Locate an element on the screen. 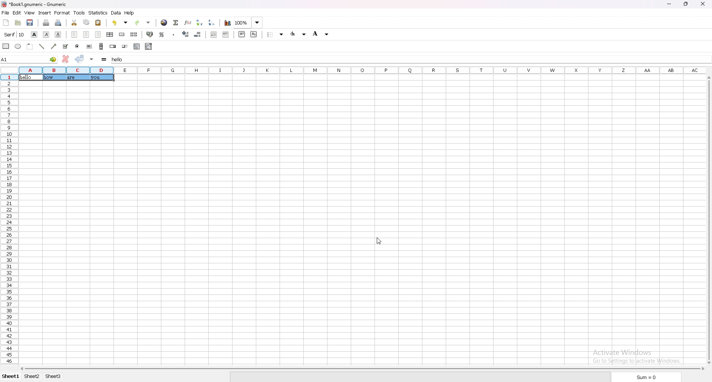 The height and width of the screenshot is (382, 712). sort ascending is located at coordinates (200, 22).